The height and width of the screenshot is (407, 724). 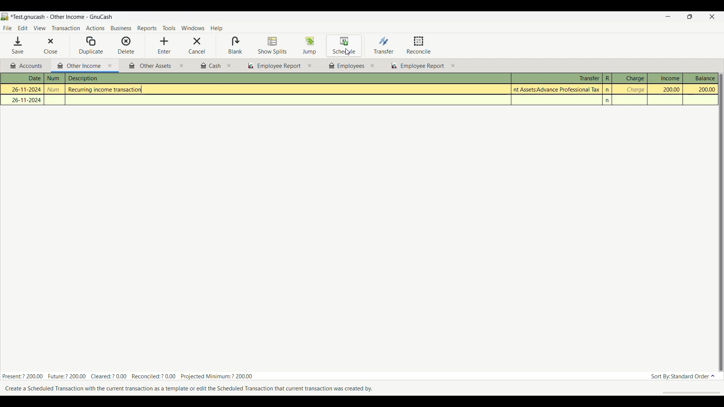 I want to click on Close current tab, so click(x=110, y=66).